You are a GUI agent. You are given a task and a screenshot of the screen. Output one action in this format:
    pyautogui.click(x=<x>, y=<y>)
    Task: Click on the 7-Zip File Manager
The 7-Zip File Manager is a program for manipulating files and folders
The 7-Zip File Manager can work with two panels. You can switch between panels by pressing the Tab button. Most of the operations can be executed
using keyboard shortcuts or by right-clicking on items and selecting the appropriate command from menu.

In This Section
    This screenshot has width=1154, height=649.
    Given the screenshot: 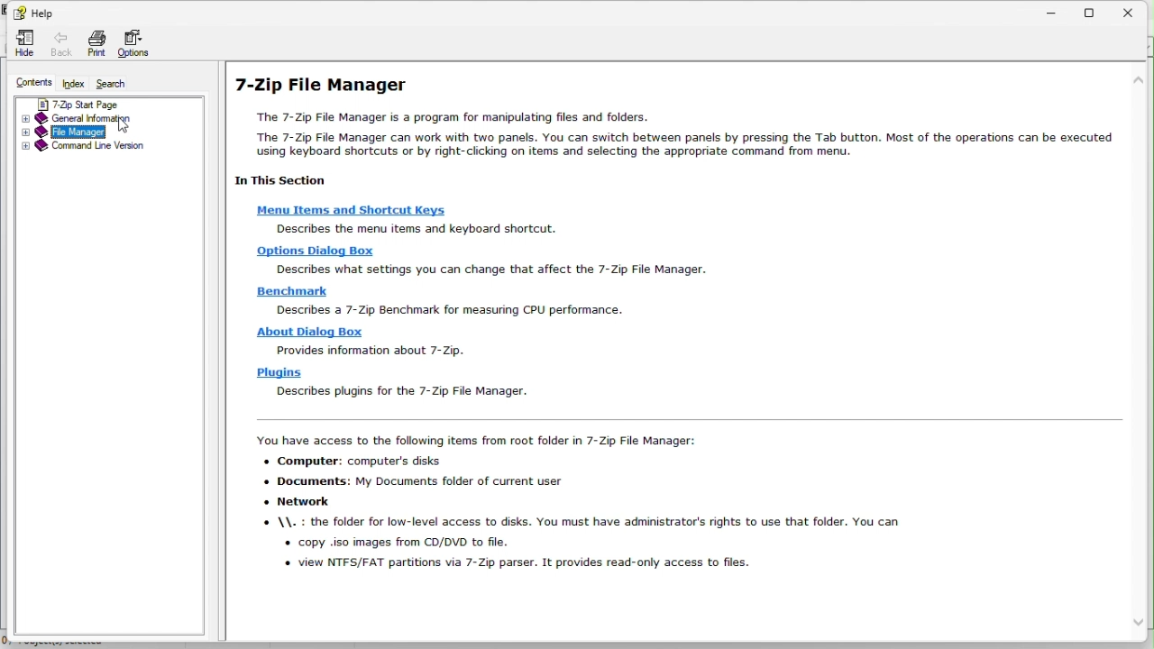 What is the action you would take?
    pyautogui.click(x=673, y=131)
    